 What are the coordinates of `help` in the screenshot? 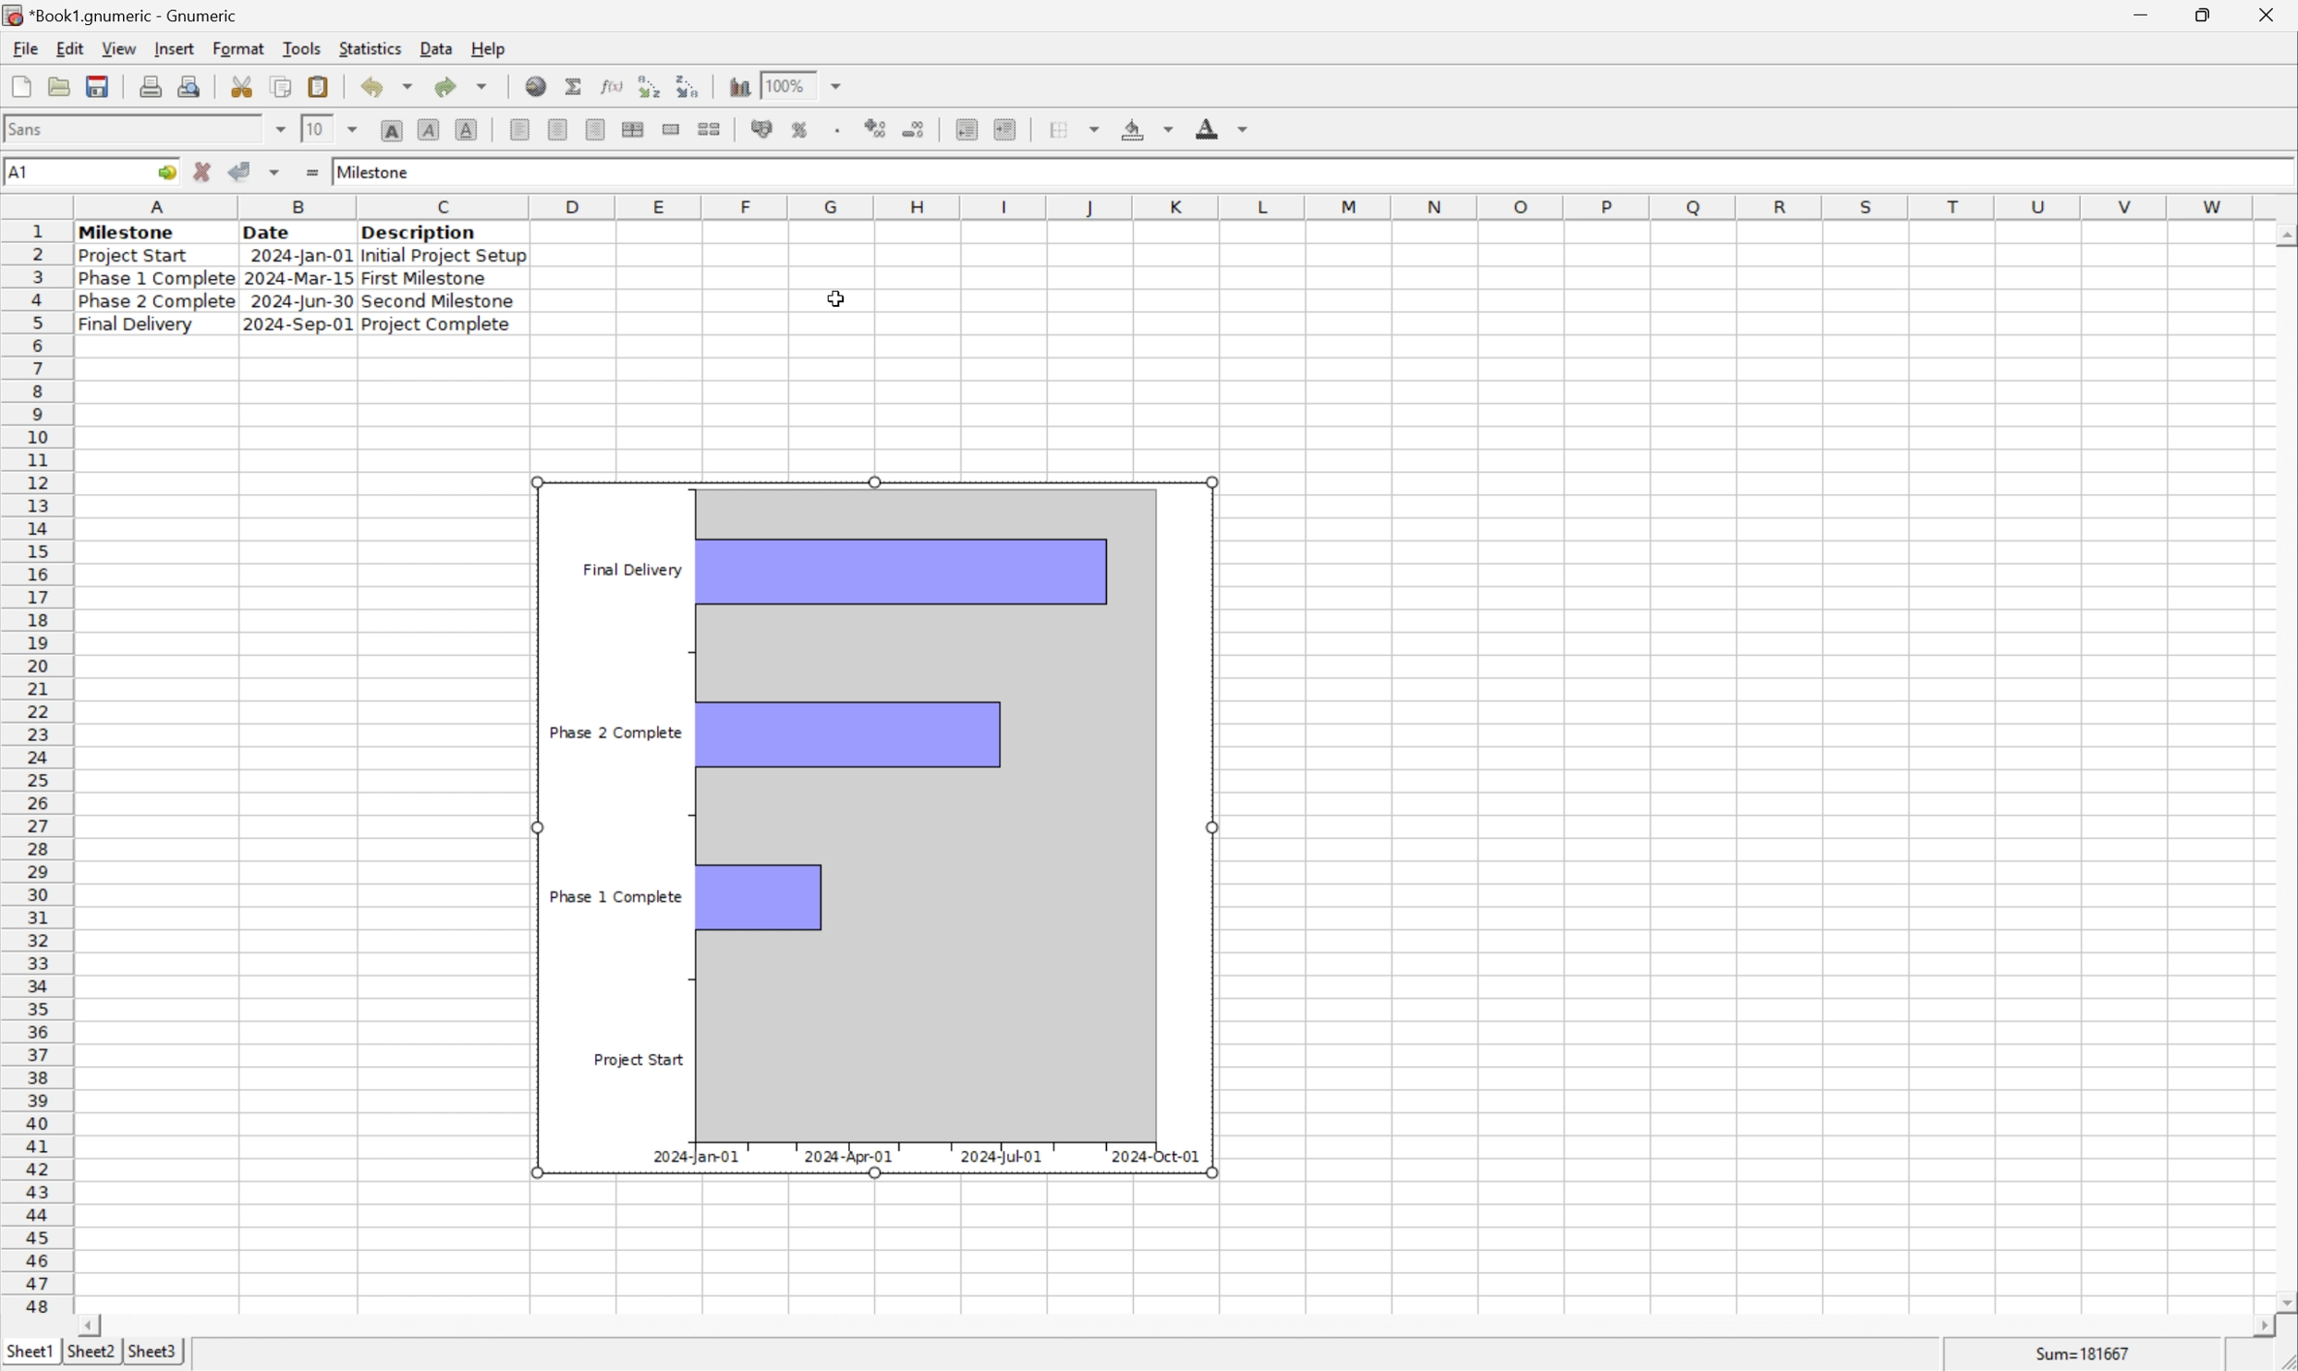 It's located at (489, 46).